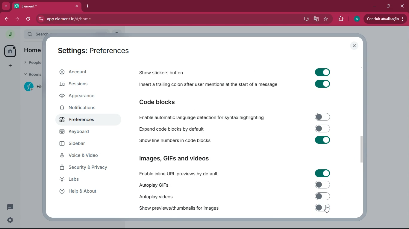  Describe the element at coordinates (11, 221) in the screenshot. I see `Settings` at that location.